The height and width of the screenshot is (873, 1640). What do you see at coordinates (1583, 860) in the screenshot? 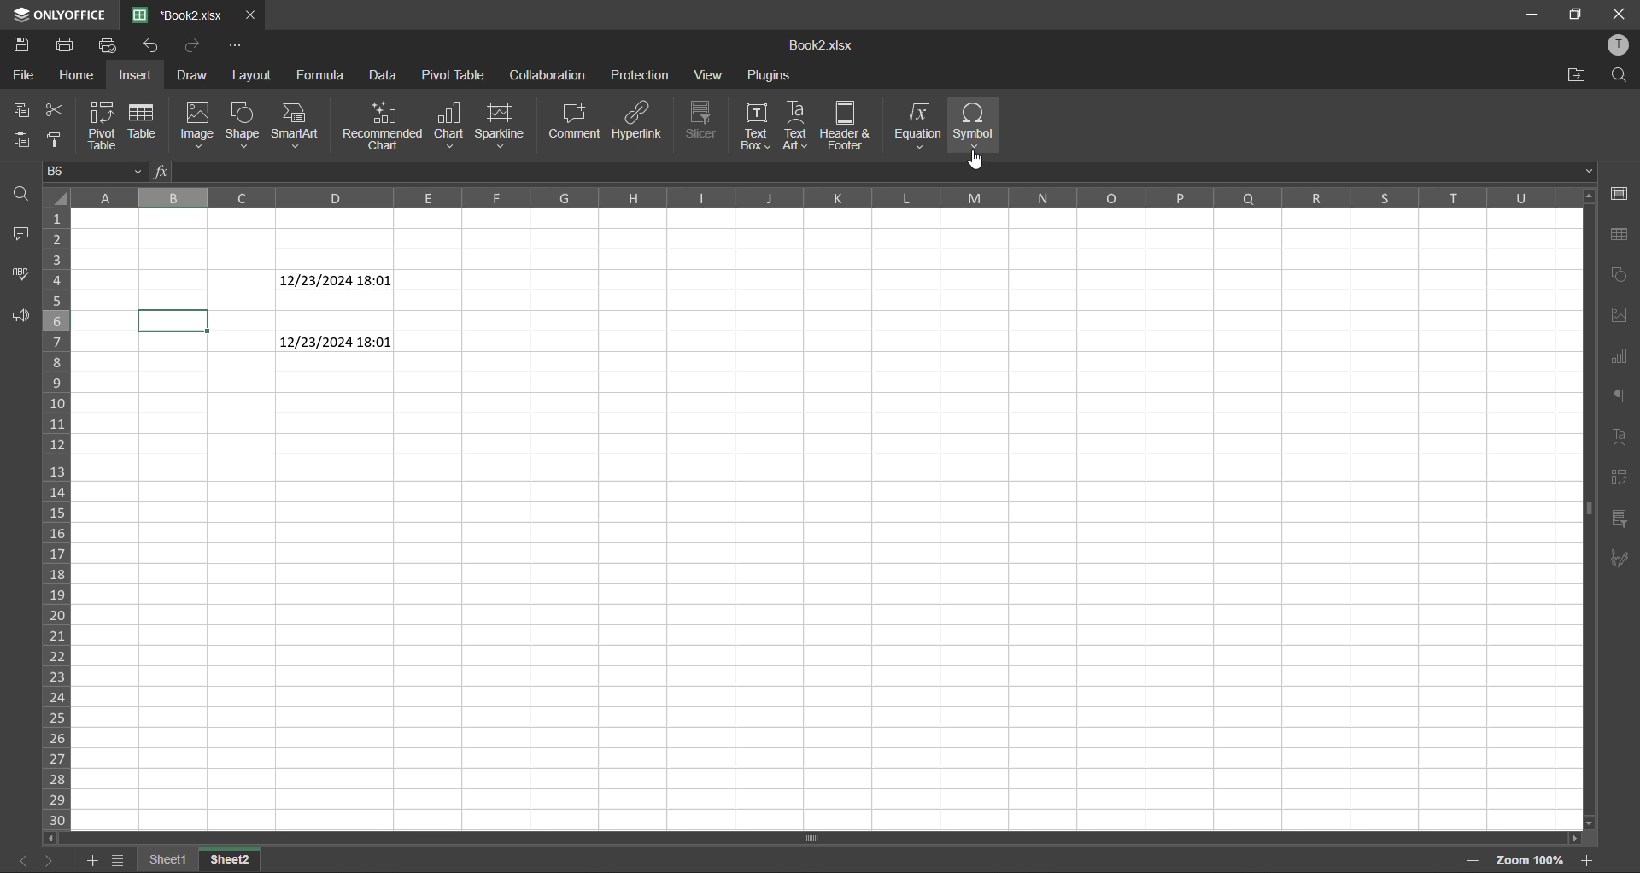
I see `zoom in` at bounding box center [1583, 860].